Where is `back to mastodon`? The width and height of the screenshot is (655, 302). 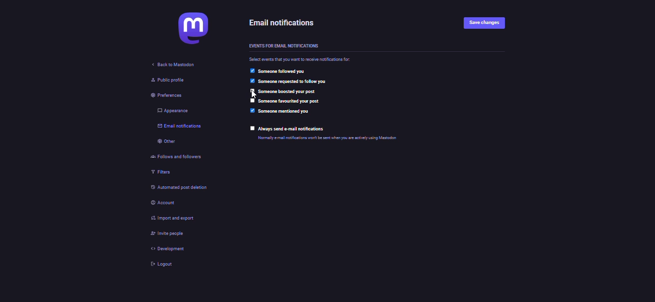
back to mastodon is located at coordinates (171, 65).